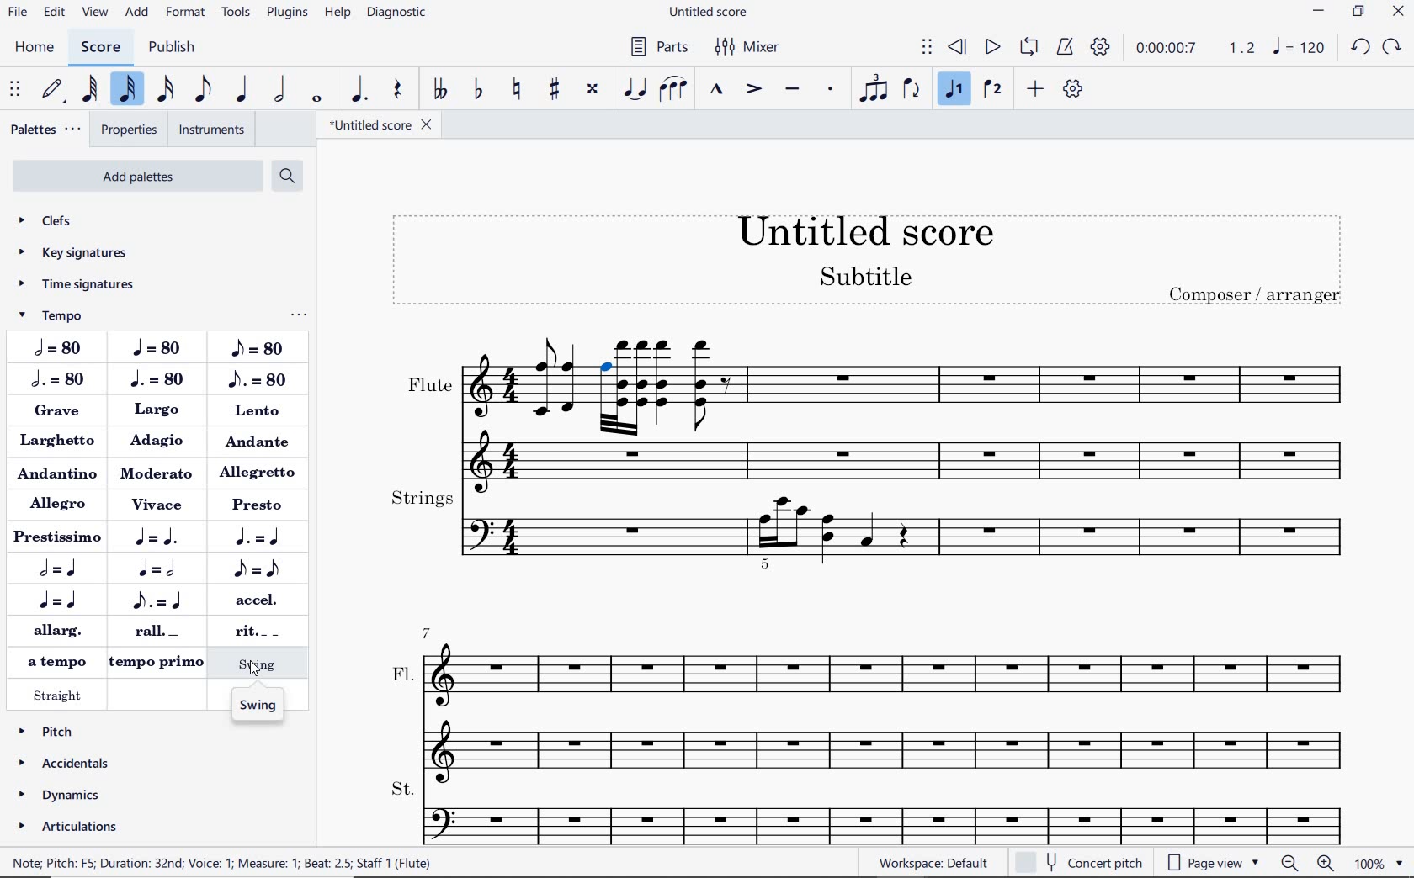 The image size is (1414, 878). Describe the element at coordinates (160, 347) in the screenshot. I see `QUARTER NOTE` at that location.